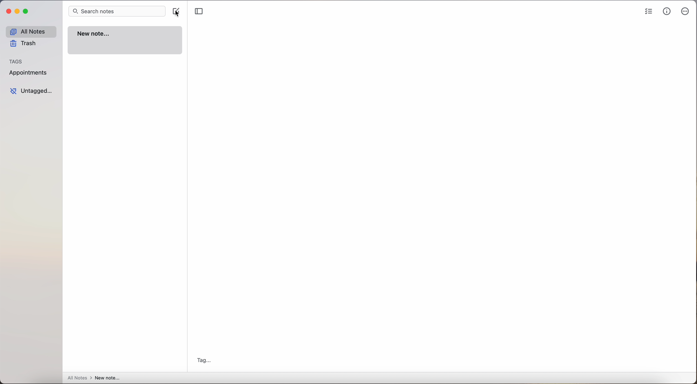 The width and height of the screenshot is (697, 384). What do you see at coordinates (8, 12) in the screenshot?
I see `close Simplenote` at bounding box center [8, 12].